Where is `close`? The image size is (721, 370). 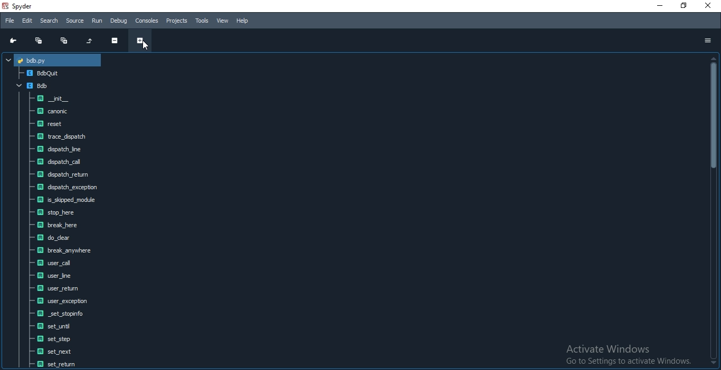 close is located at coordinates (709, 7).